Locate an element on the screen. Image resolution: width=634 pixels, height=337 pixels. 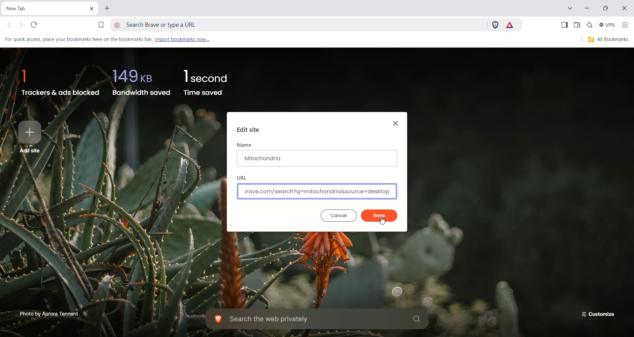
cursor is located at coordinates (383, 221).